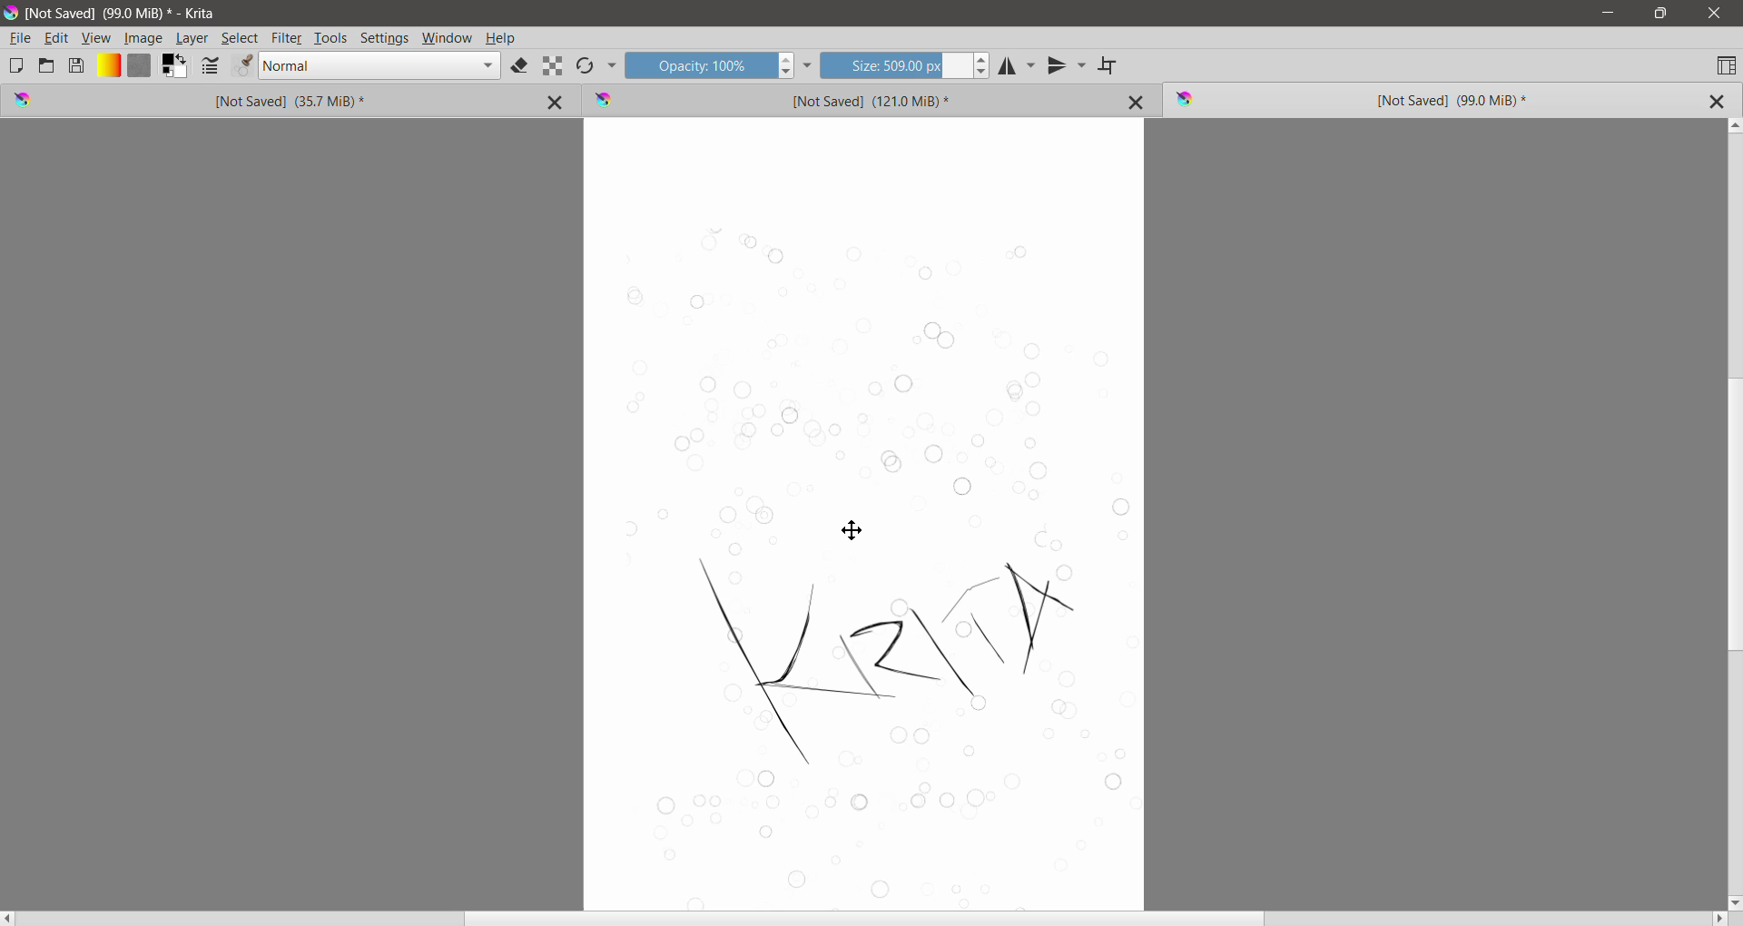  Describe the element at coordinates (698, 64) in the screenshot. I see `Opacity input` at that location.